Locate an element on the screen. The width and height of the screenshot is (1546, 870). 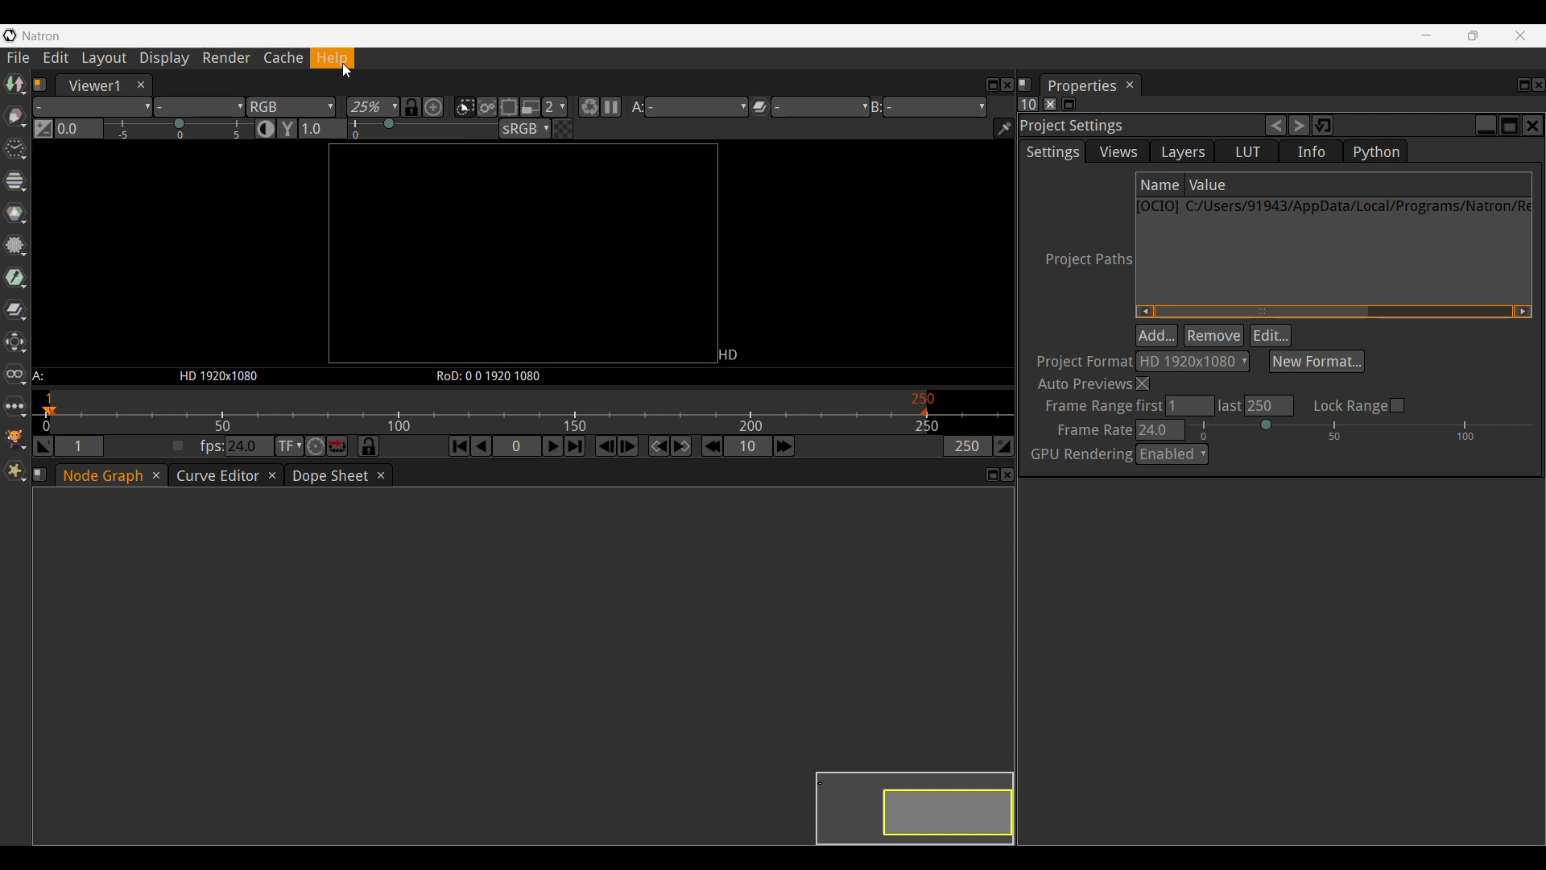
Next keyframe is located at coordinates (681, 446).